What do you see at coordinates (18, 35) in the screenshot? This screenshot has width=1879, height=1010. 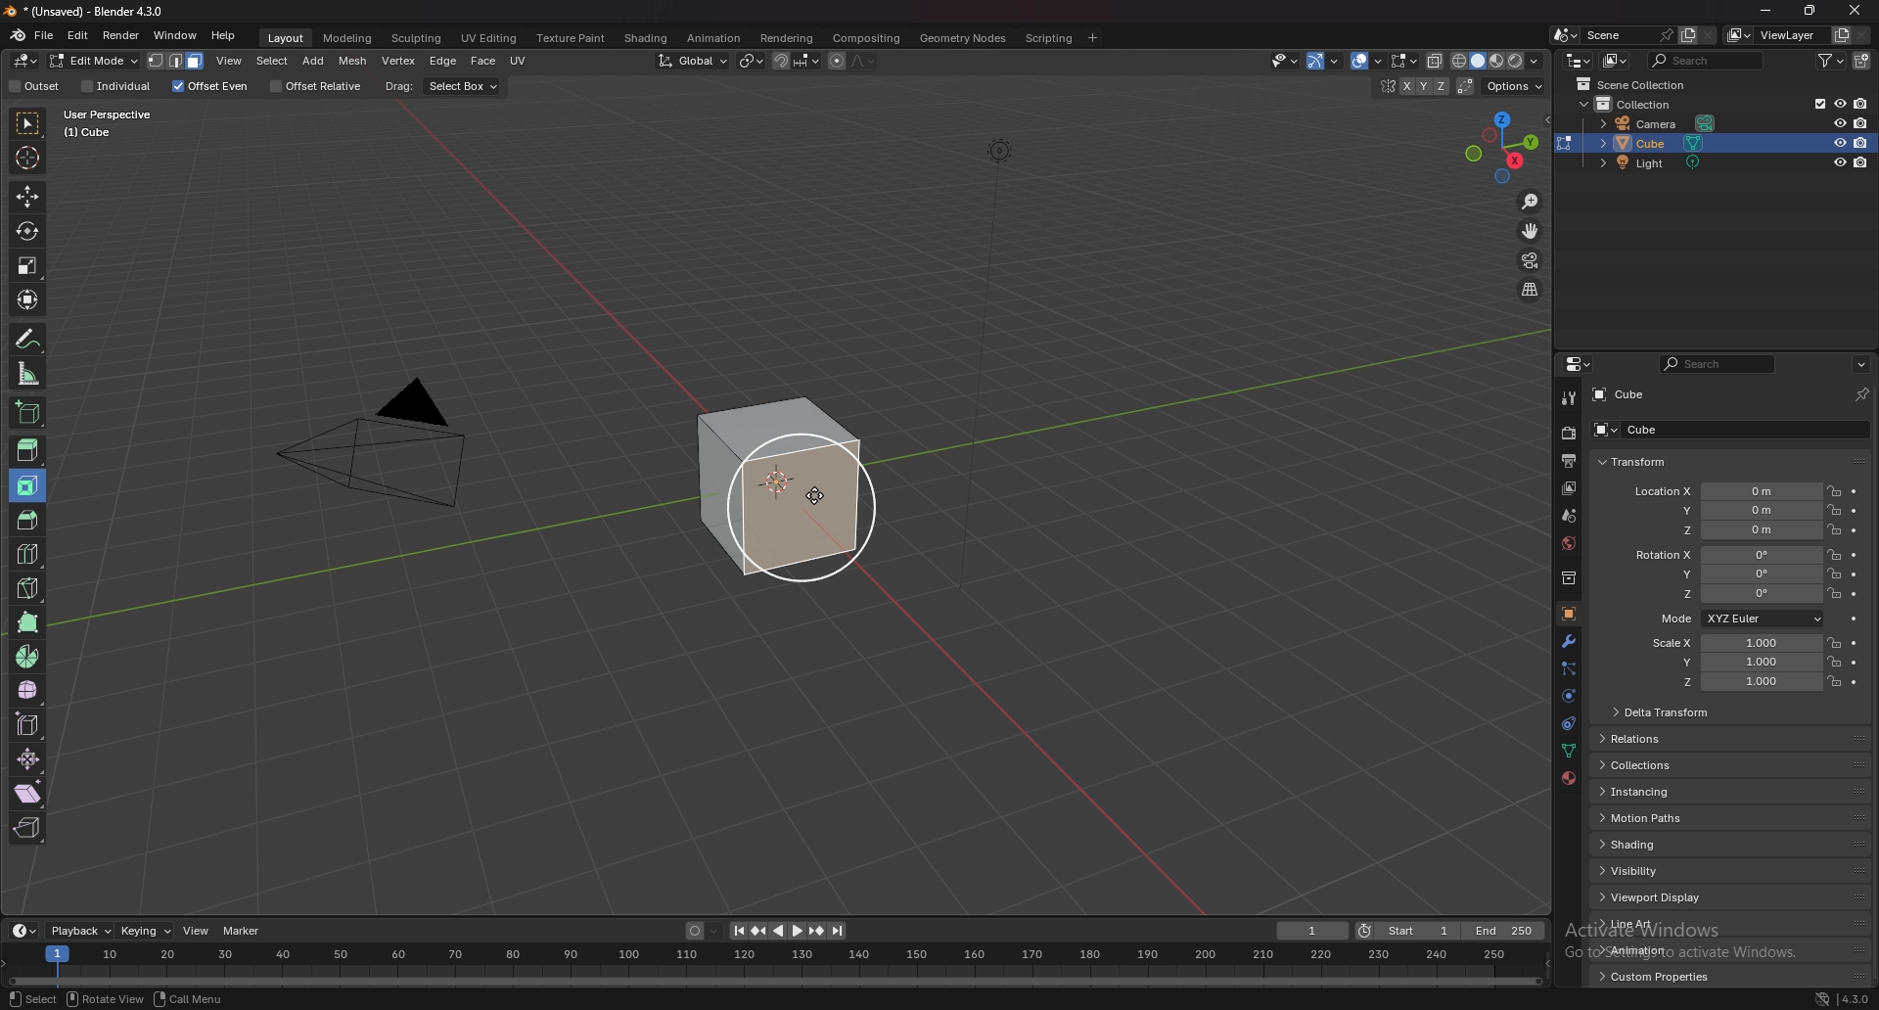 I see `blender` at bounding box center [18, 35].